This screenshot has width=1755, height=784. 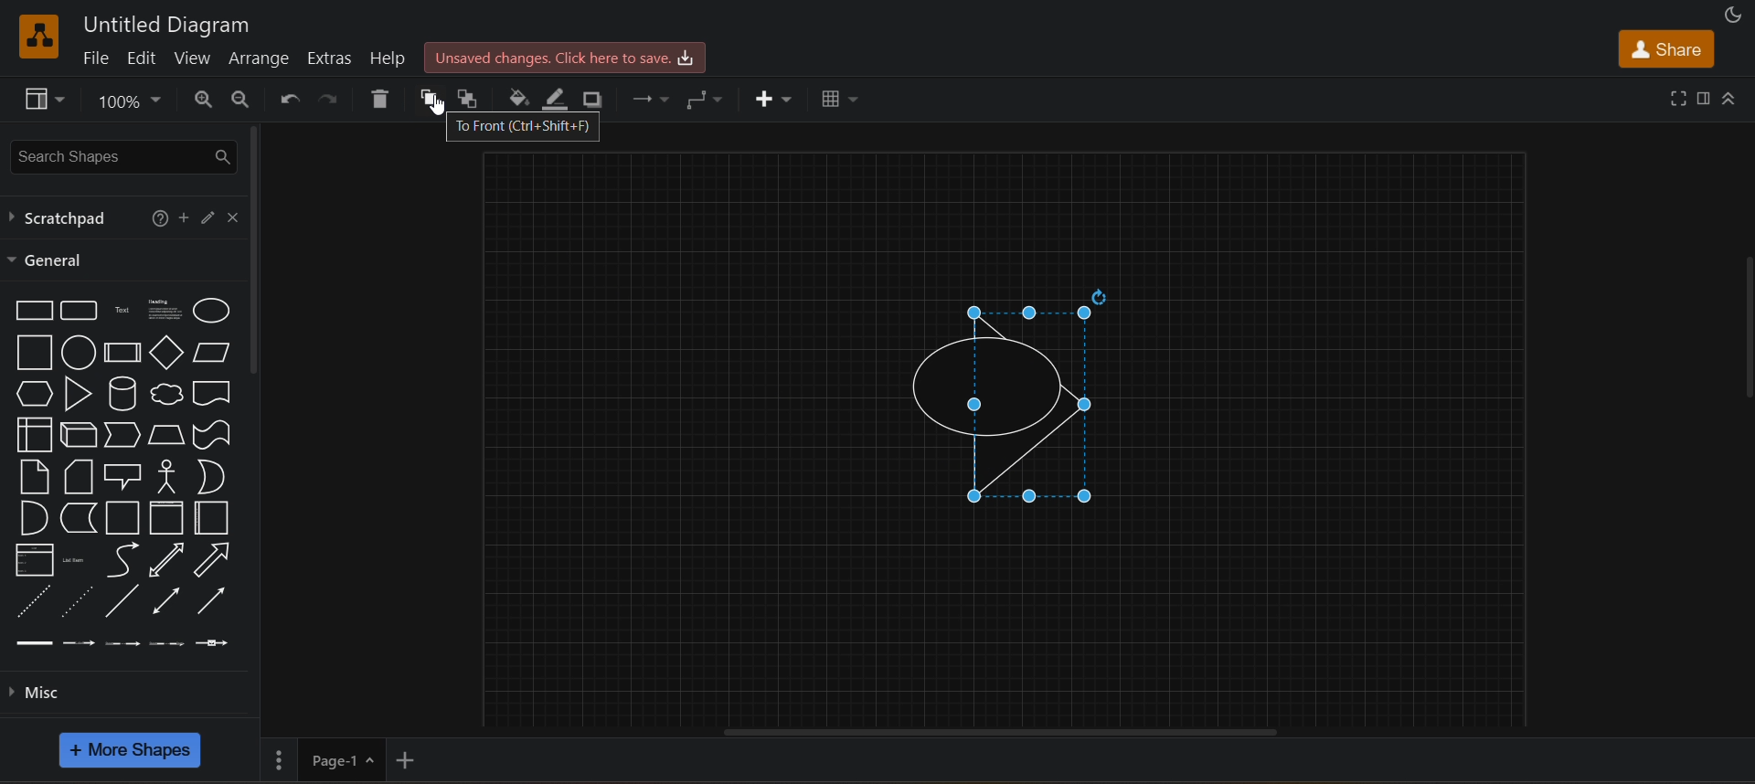 I want to click on directional connector, so click(x=211, y=600).